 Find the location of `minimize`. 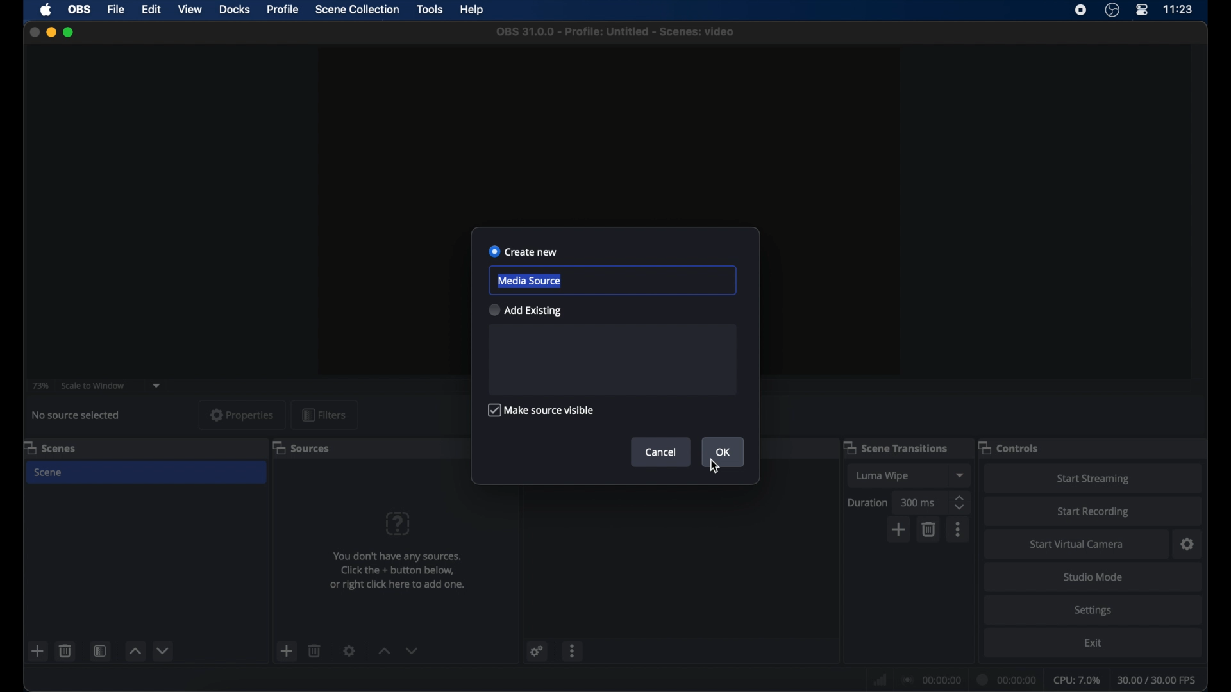

minimize is located at coordinates (51, 32).